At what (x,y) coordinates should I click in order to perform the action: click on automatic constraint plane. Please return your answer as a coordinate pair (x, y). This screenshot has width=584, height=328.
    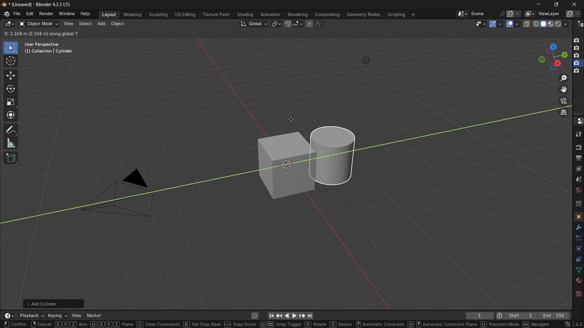
    Looking at the image, I should click on (442, 324).